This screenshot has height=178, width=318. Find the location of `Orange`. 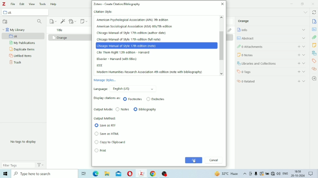

Orange is located at coordinates (244, 21).